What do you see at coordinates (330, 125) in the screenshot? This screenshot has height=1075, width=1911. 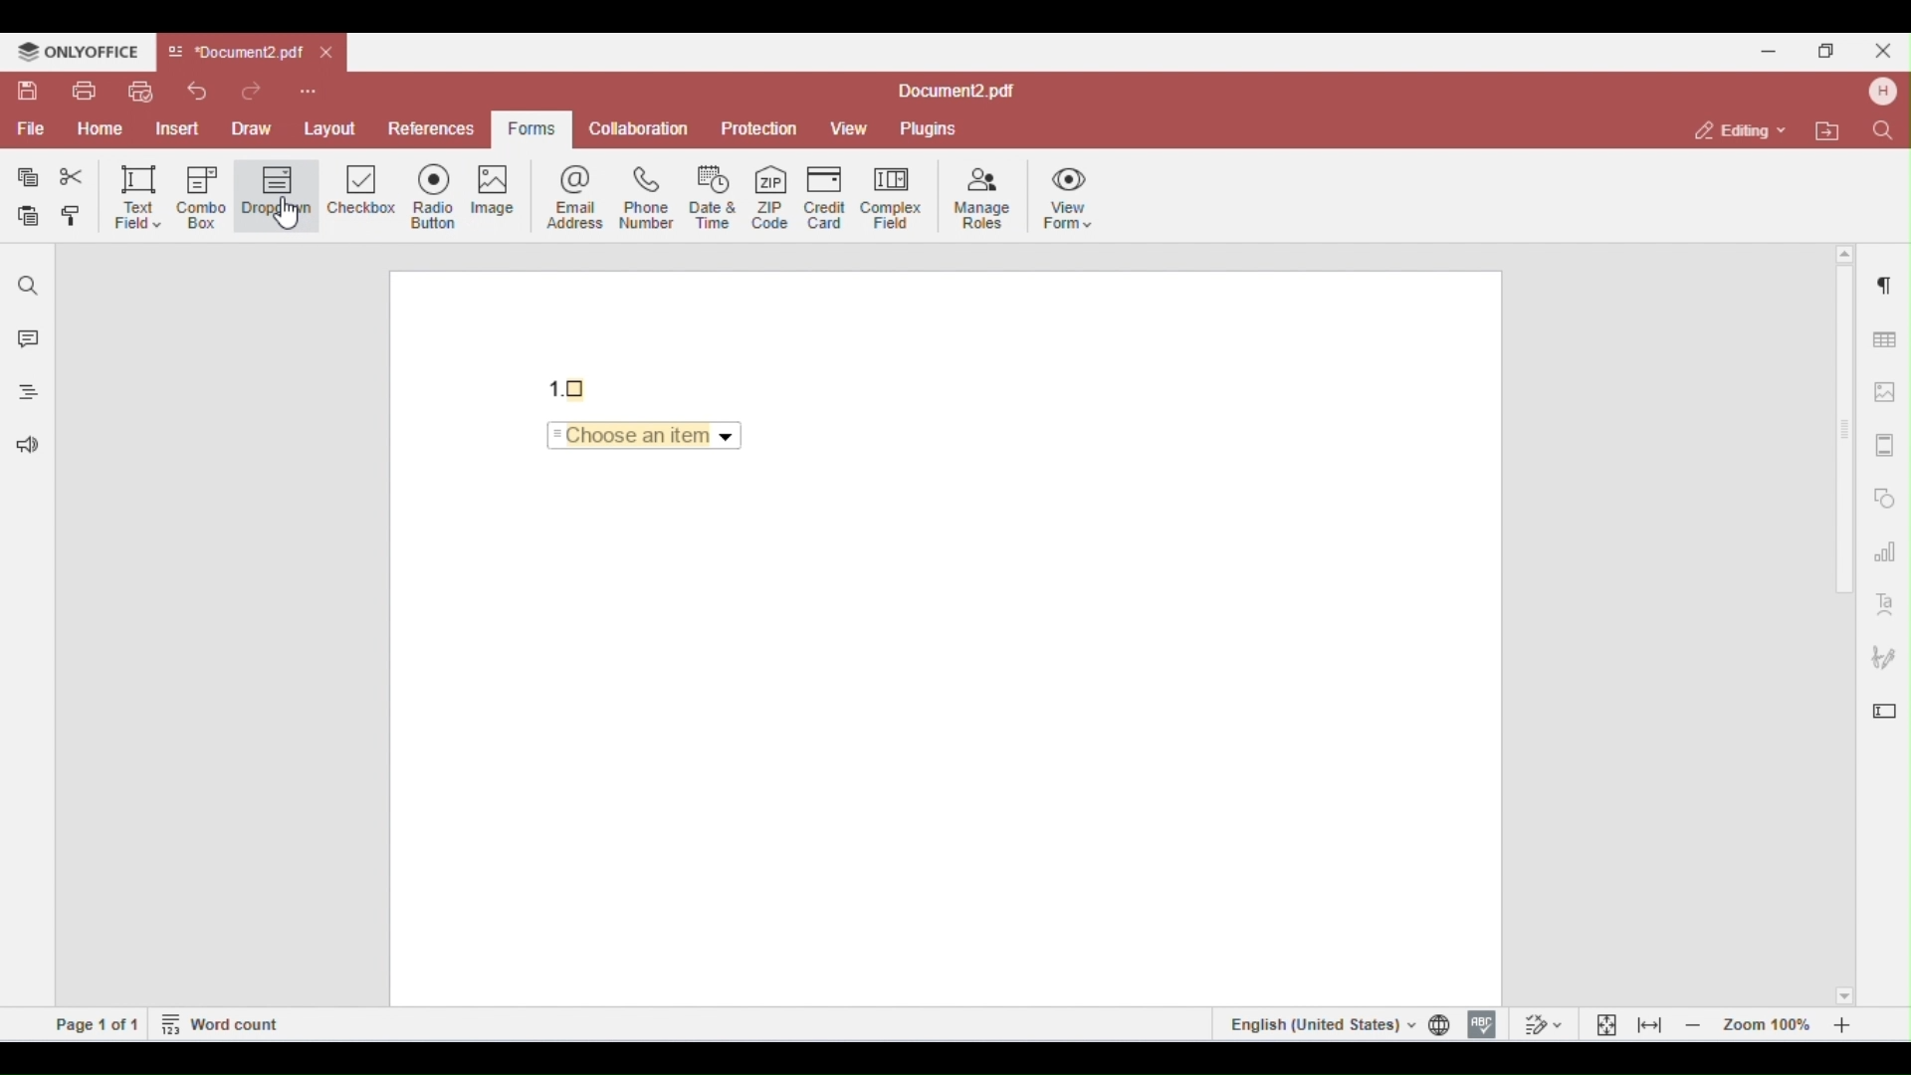 I see `layout` at bounding box center [330, 125].